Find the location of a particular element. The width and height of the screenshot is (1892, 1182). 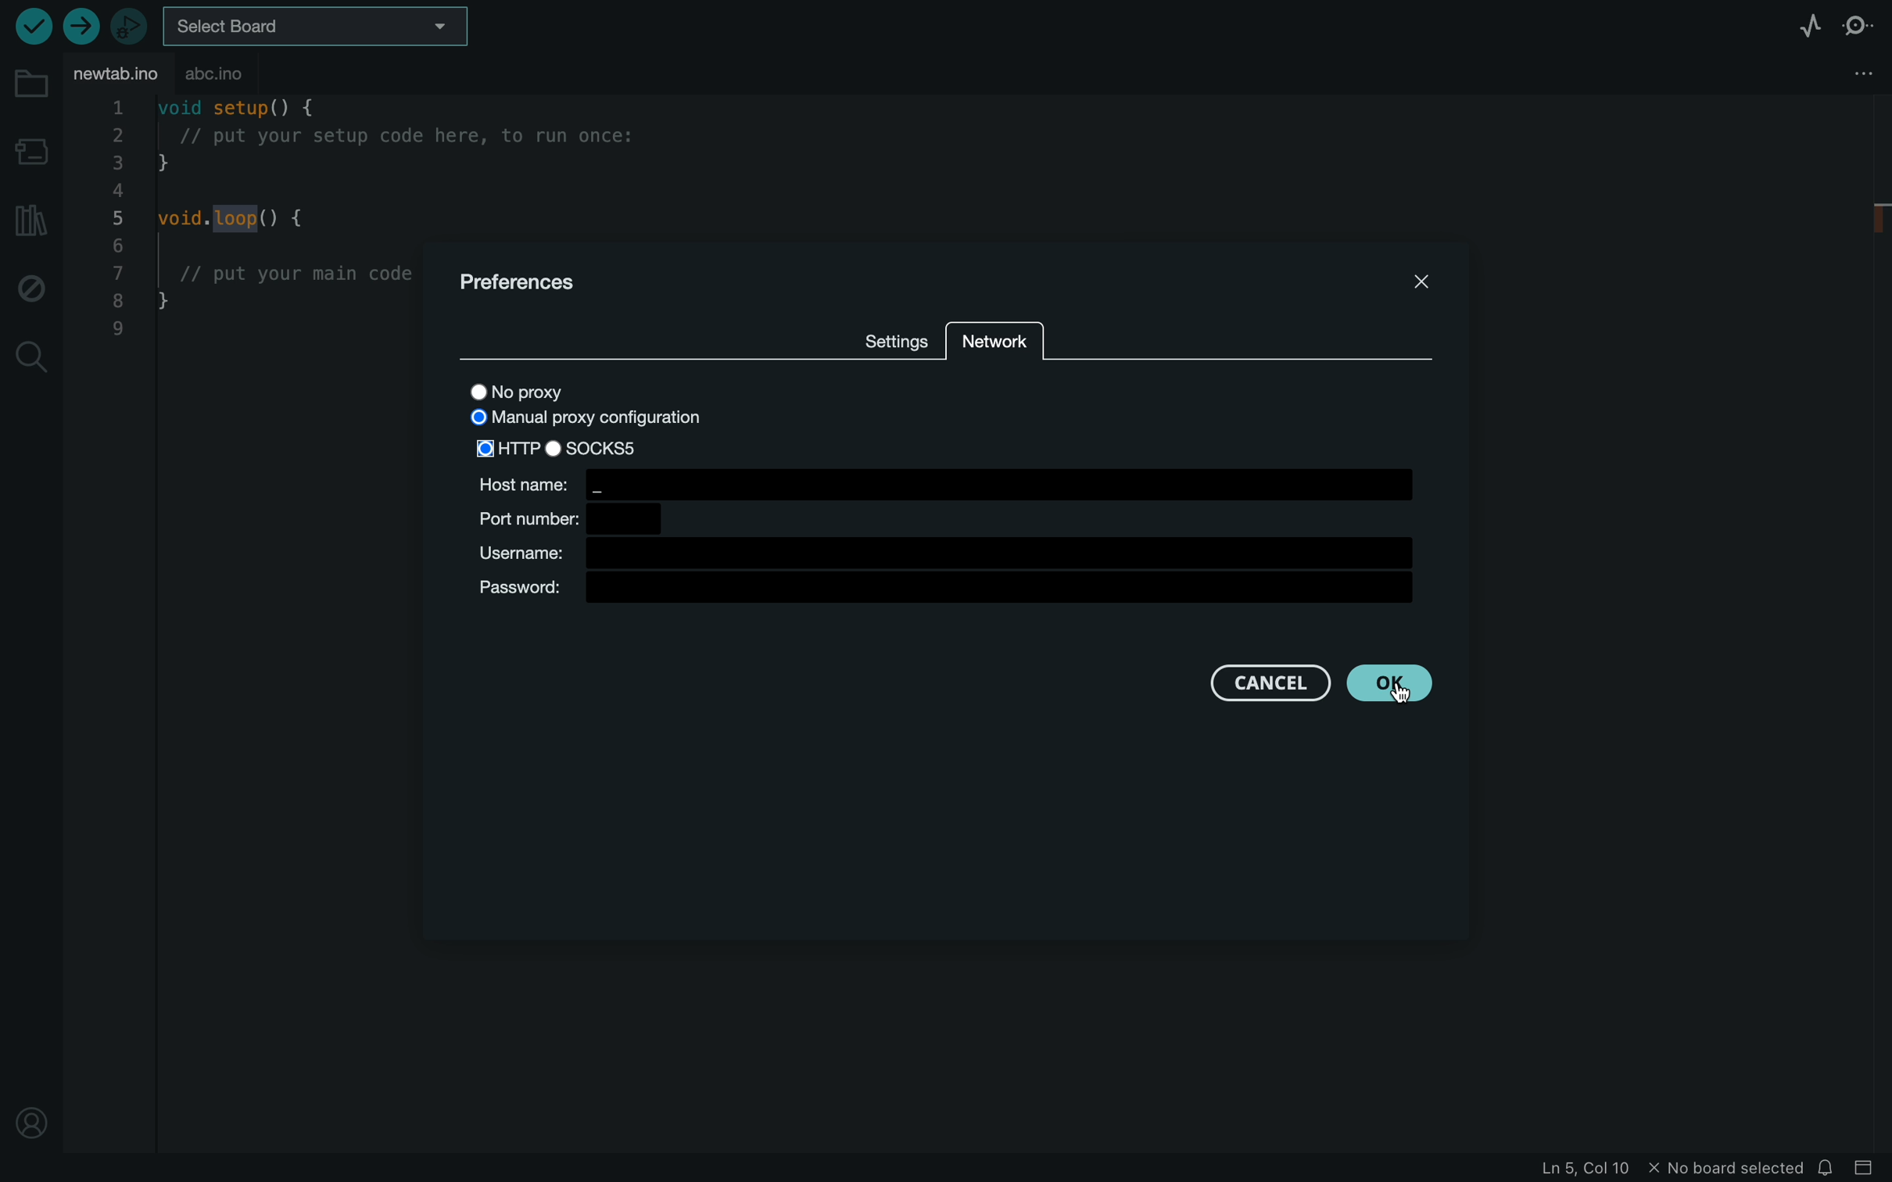

debug is located at coordinates (29, 289).